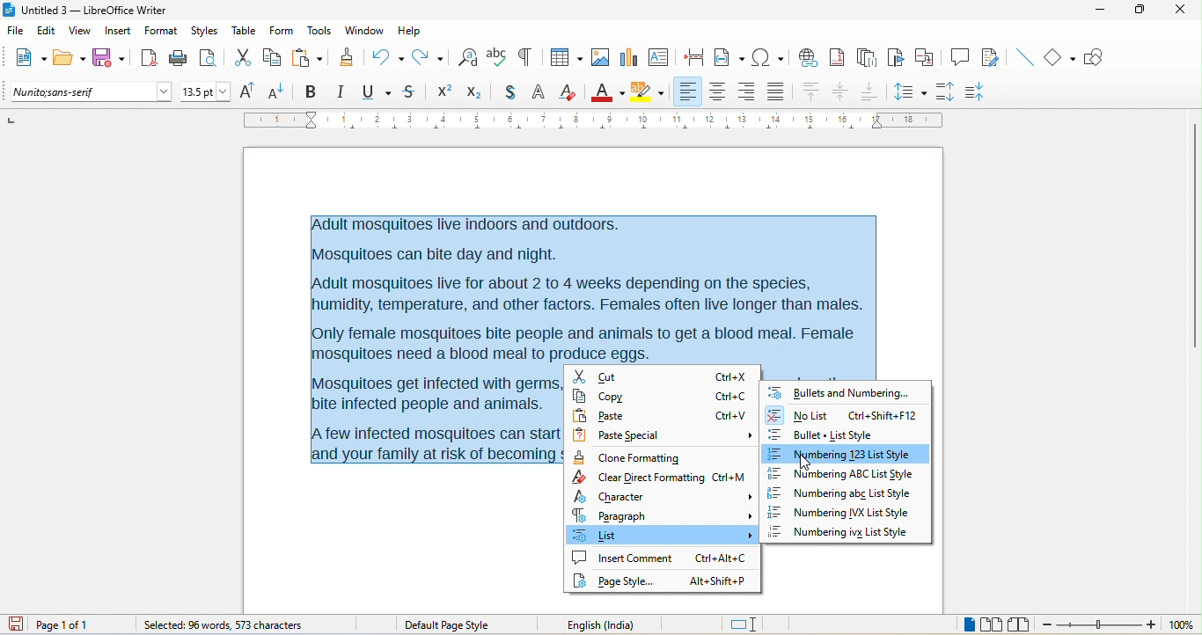 This screenshot has width=1202, height=635. I want to click on insert, so click(116, 30).